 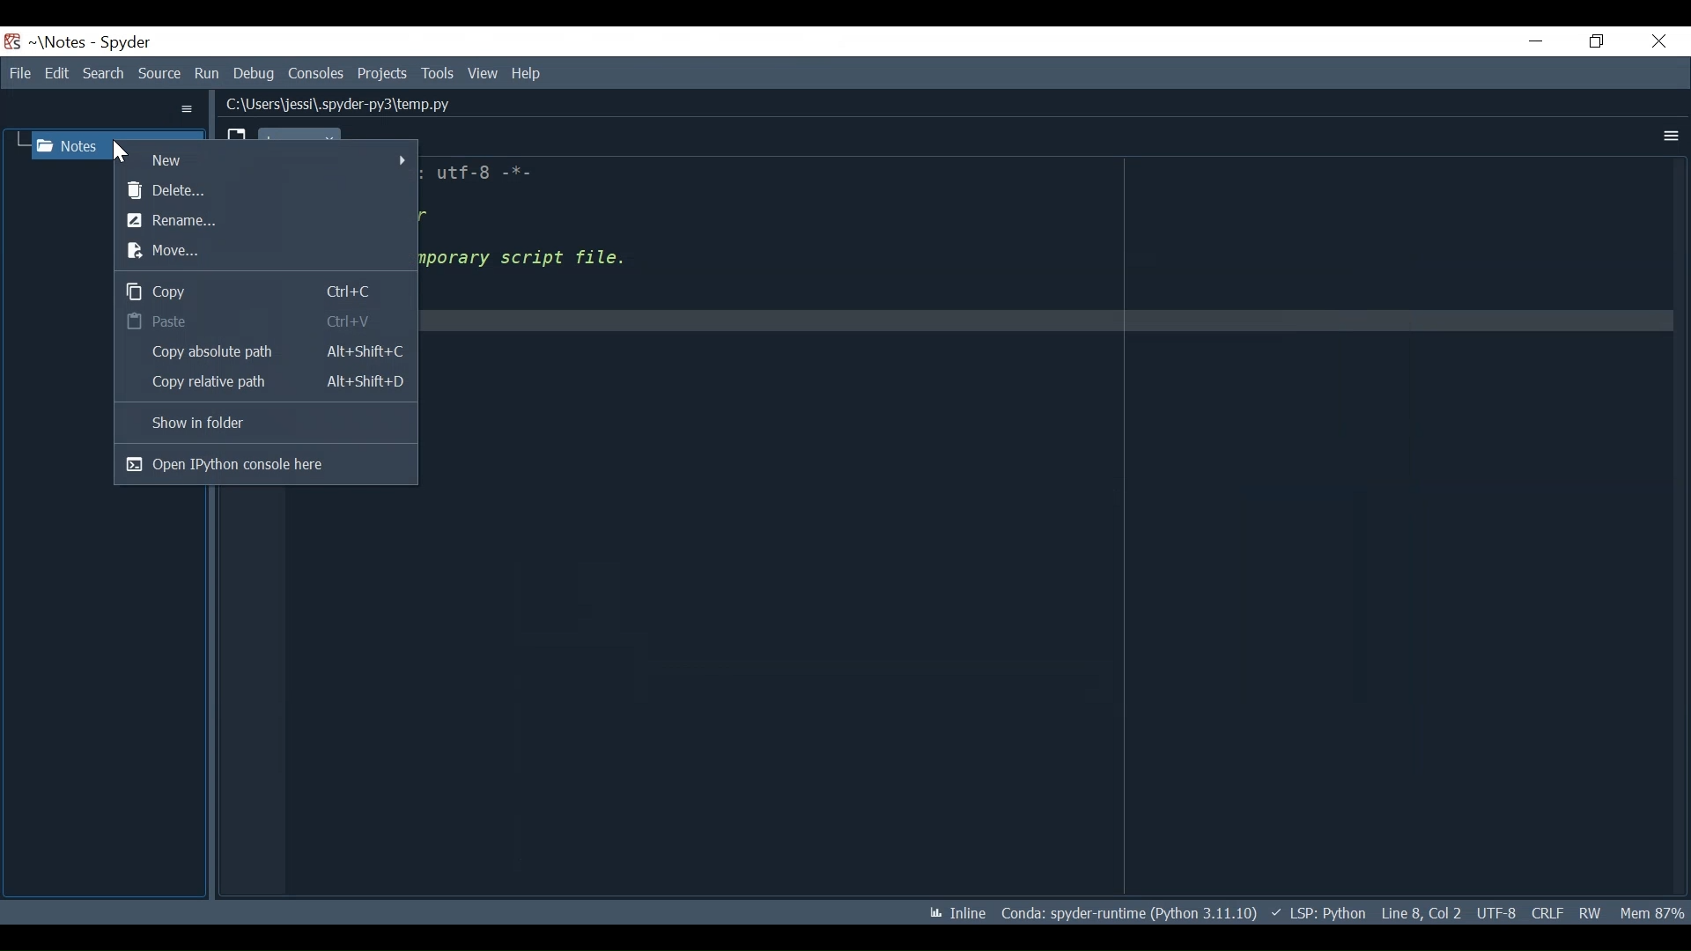 I want to click on Conda Environment Indicator, so click(x=1122, y=915).